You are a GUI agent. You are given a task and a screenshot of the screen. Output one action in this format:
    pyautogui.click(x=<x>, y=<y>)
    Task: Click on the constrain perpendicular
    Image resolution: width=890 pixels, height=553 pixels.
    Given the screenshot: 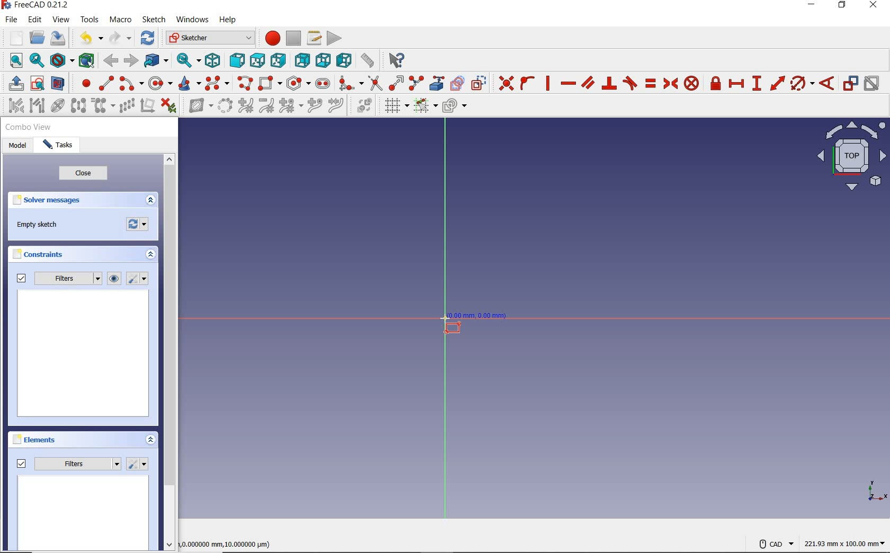 What is the action you would take?
    pyautogui.click(x=609, y=83)
    